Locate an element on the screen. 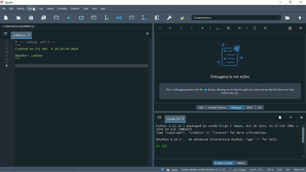 This screenshot has width=306, height=172. Serial number is located at coordinates (7, 54).